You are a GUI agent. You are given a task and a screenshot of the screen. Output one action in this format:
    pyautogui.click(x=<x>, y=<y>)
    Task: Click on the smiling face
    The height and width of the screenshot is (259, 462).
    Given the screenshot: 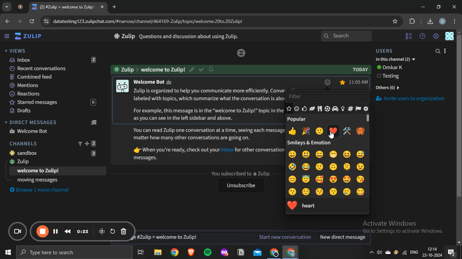 What is the action you would take?
    pyautogui.click(x=306, y=192)
    